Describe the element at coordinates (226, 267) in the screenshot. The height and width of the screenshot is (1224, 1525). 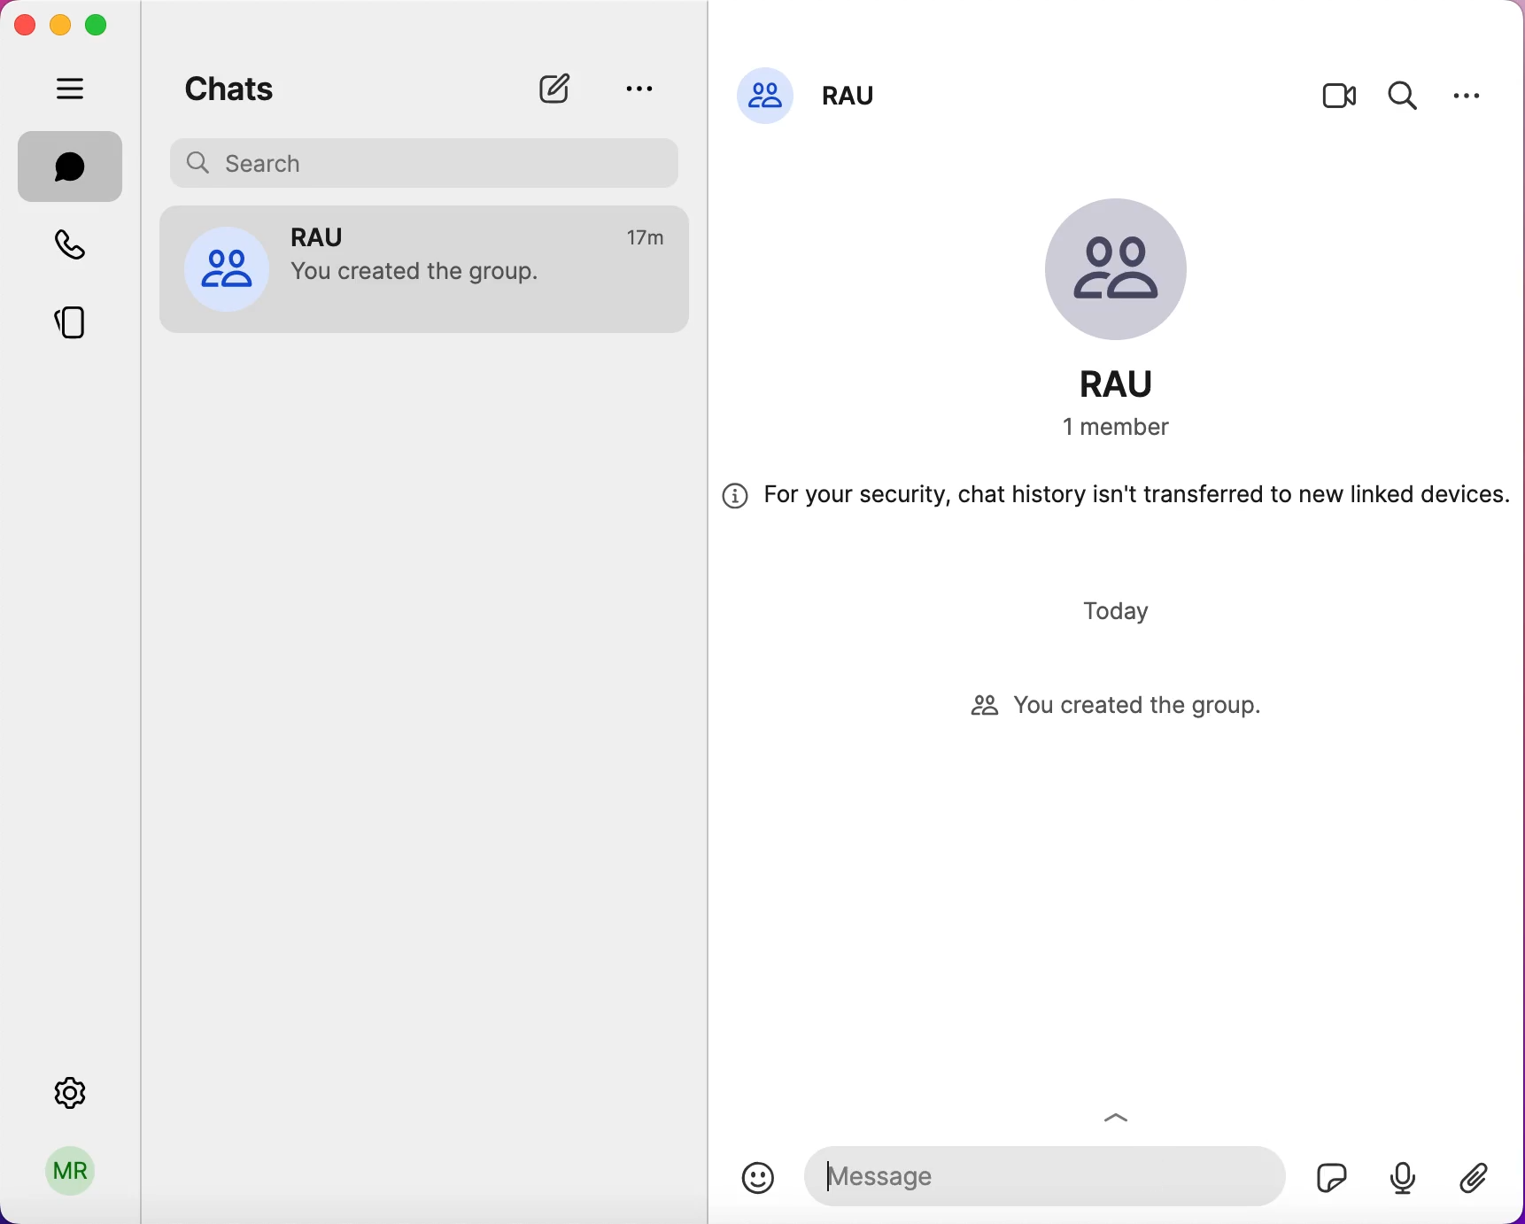
I see `profile picture` at that location.